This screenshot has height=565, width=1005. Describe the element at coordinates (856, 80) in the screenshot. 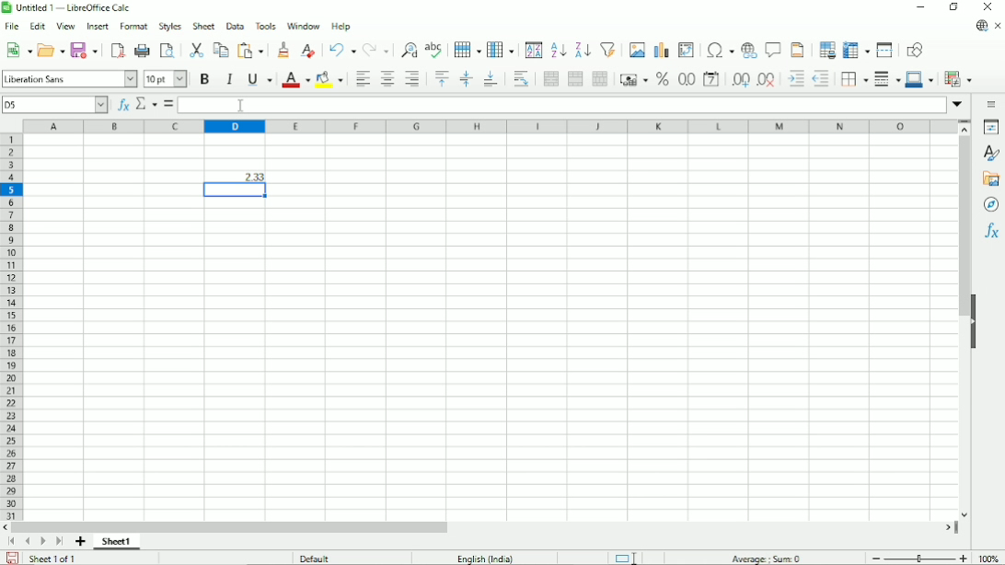

I see `Borders` at that location.